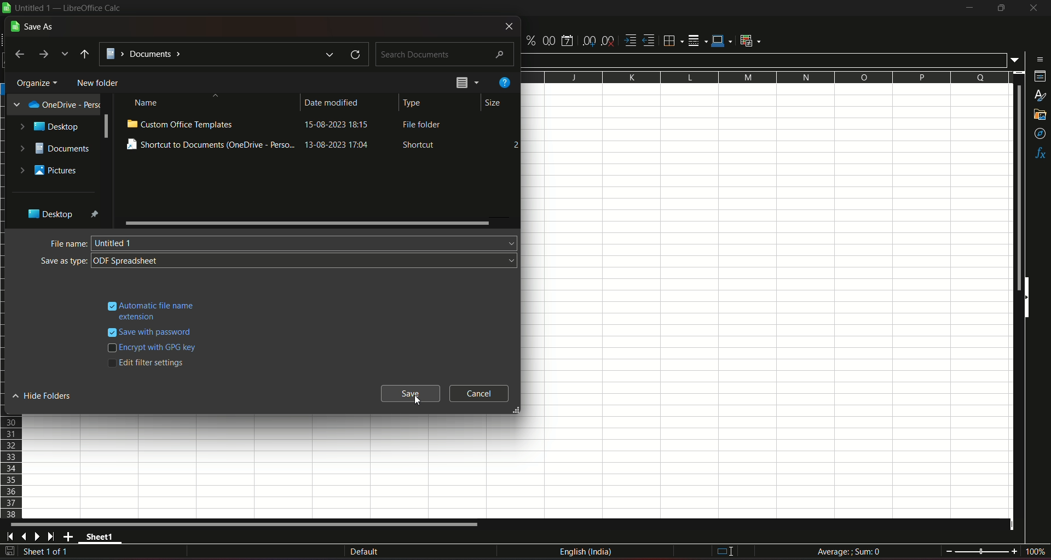 The height and width of the screenshot is (560, 1051). What do you see at coordinates (1018, 188) in the screenshot?
I see `vertical scroll bar` at bounding box center [1018, 188].